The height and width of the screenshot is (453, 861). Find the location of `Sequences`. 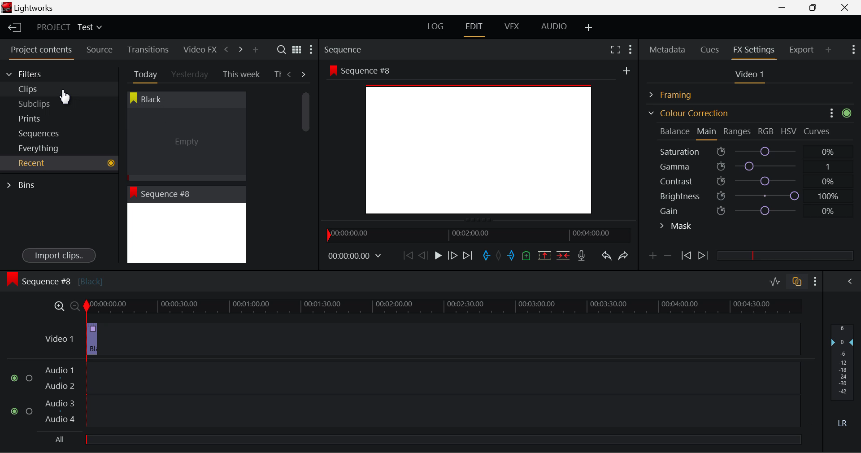

Sequences is located at coordinates (41, 132).